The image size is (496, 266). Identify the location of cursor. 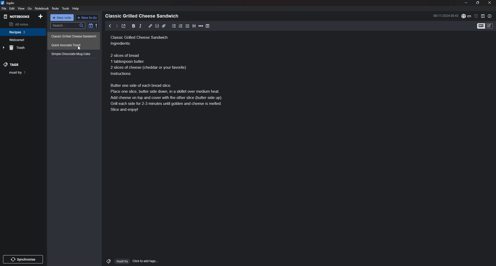
(80, 48).